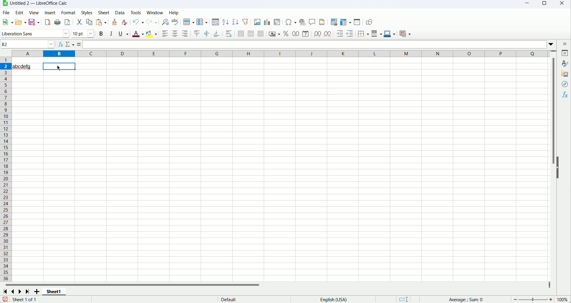 The height and width of the screenshot is (303, 571). I want to click on formula bar, so click(315, 44).